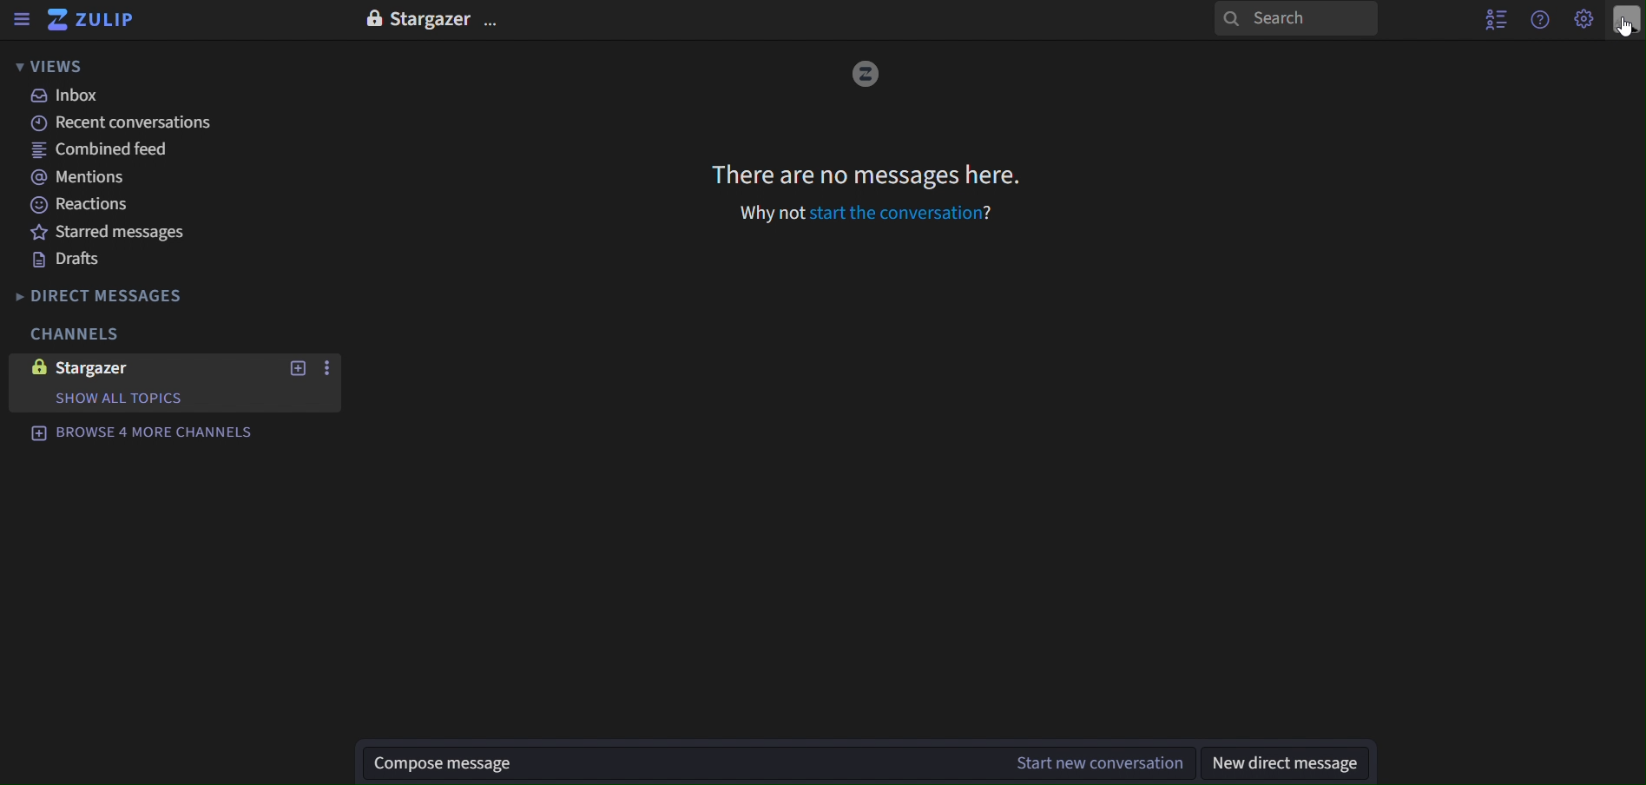 This screenshot has width=1646, height=785. I want to click on hide user list, so click(1491, 20).